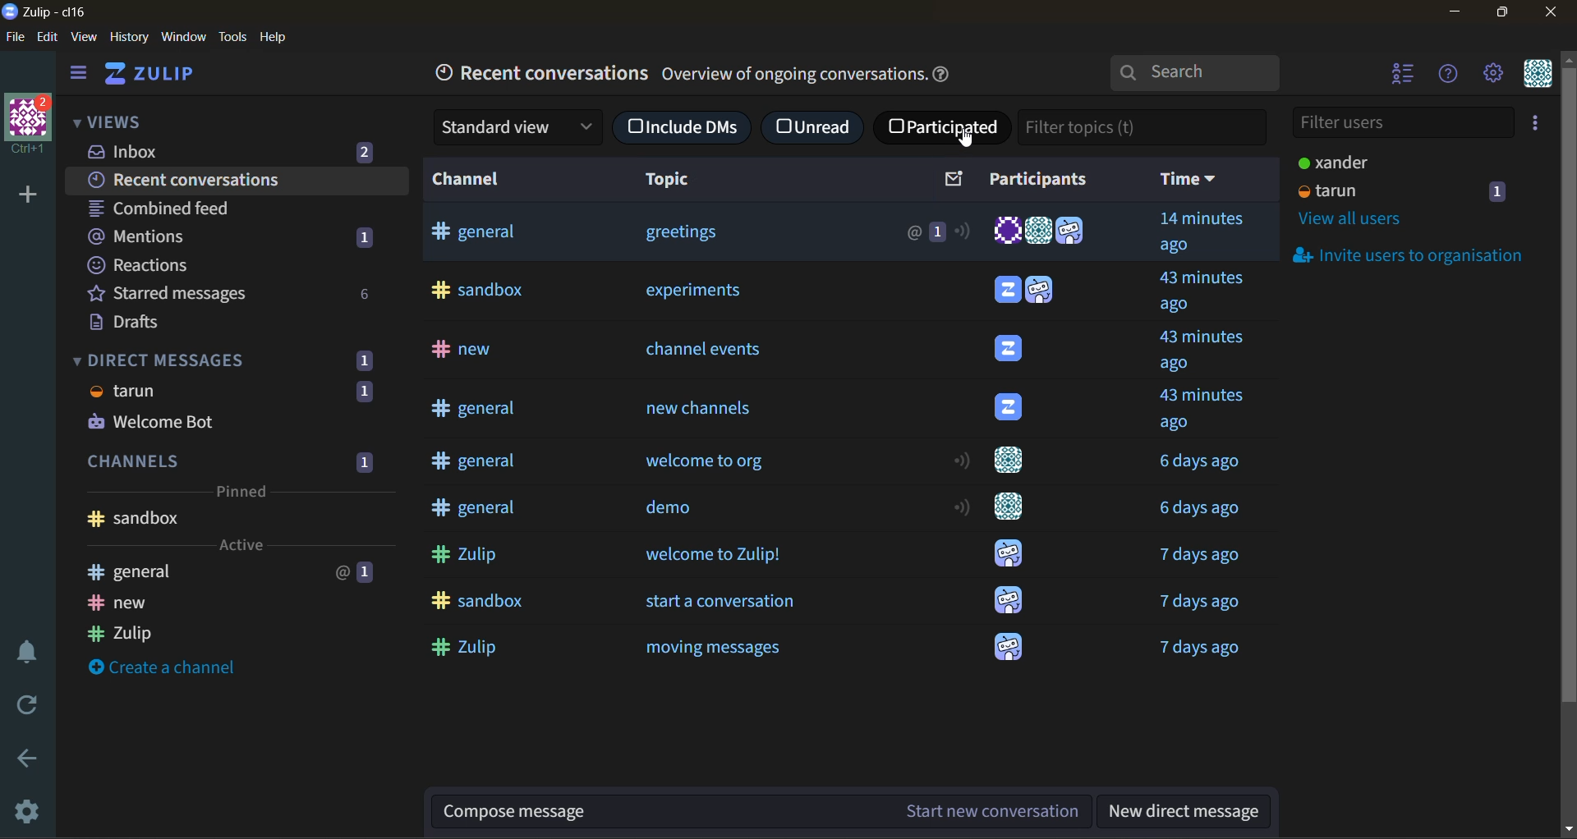 The width and height of the screenshot is (1577, 839). I want to click on new channels, so click(710, 407).